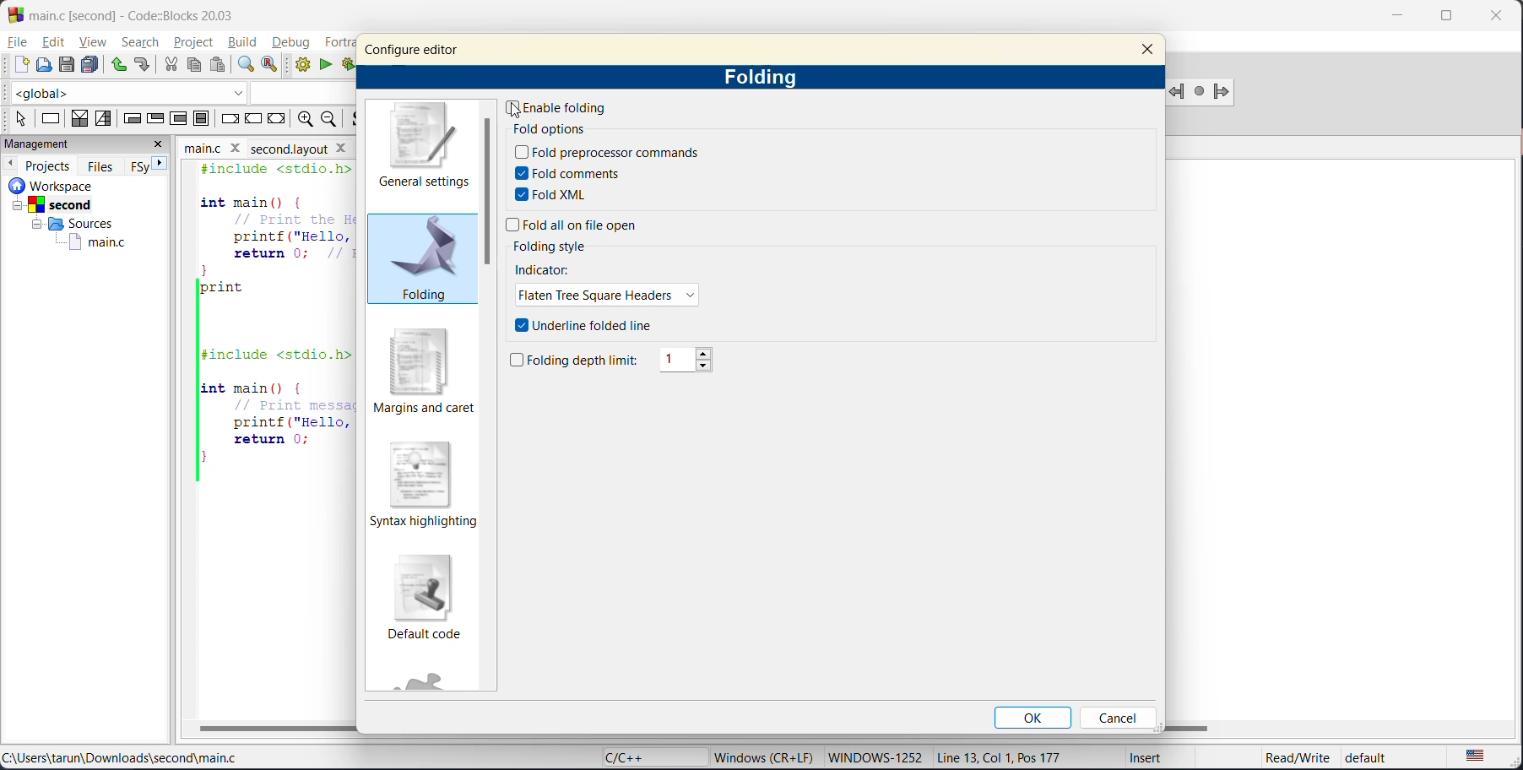 The height and width of the screenshot is (770, 1523). I want to click on exit condition loop, so click(158, 117).